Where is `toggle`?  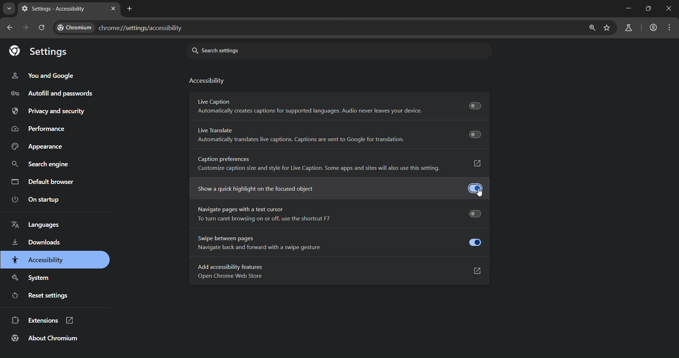 toggle is located at coordinates (475, 134).